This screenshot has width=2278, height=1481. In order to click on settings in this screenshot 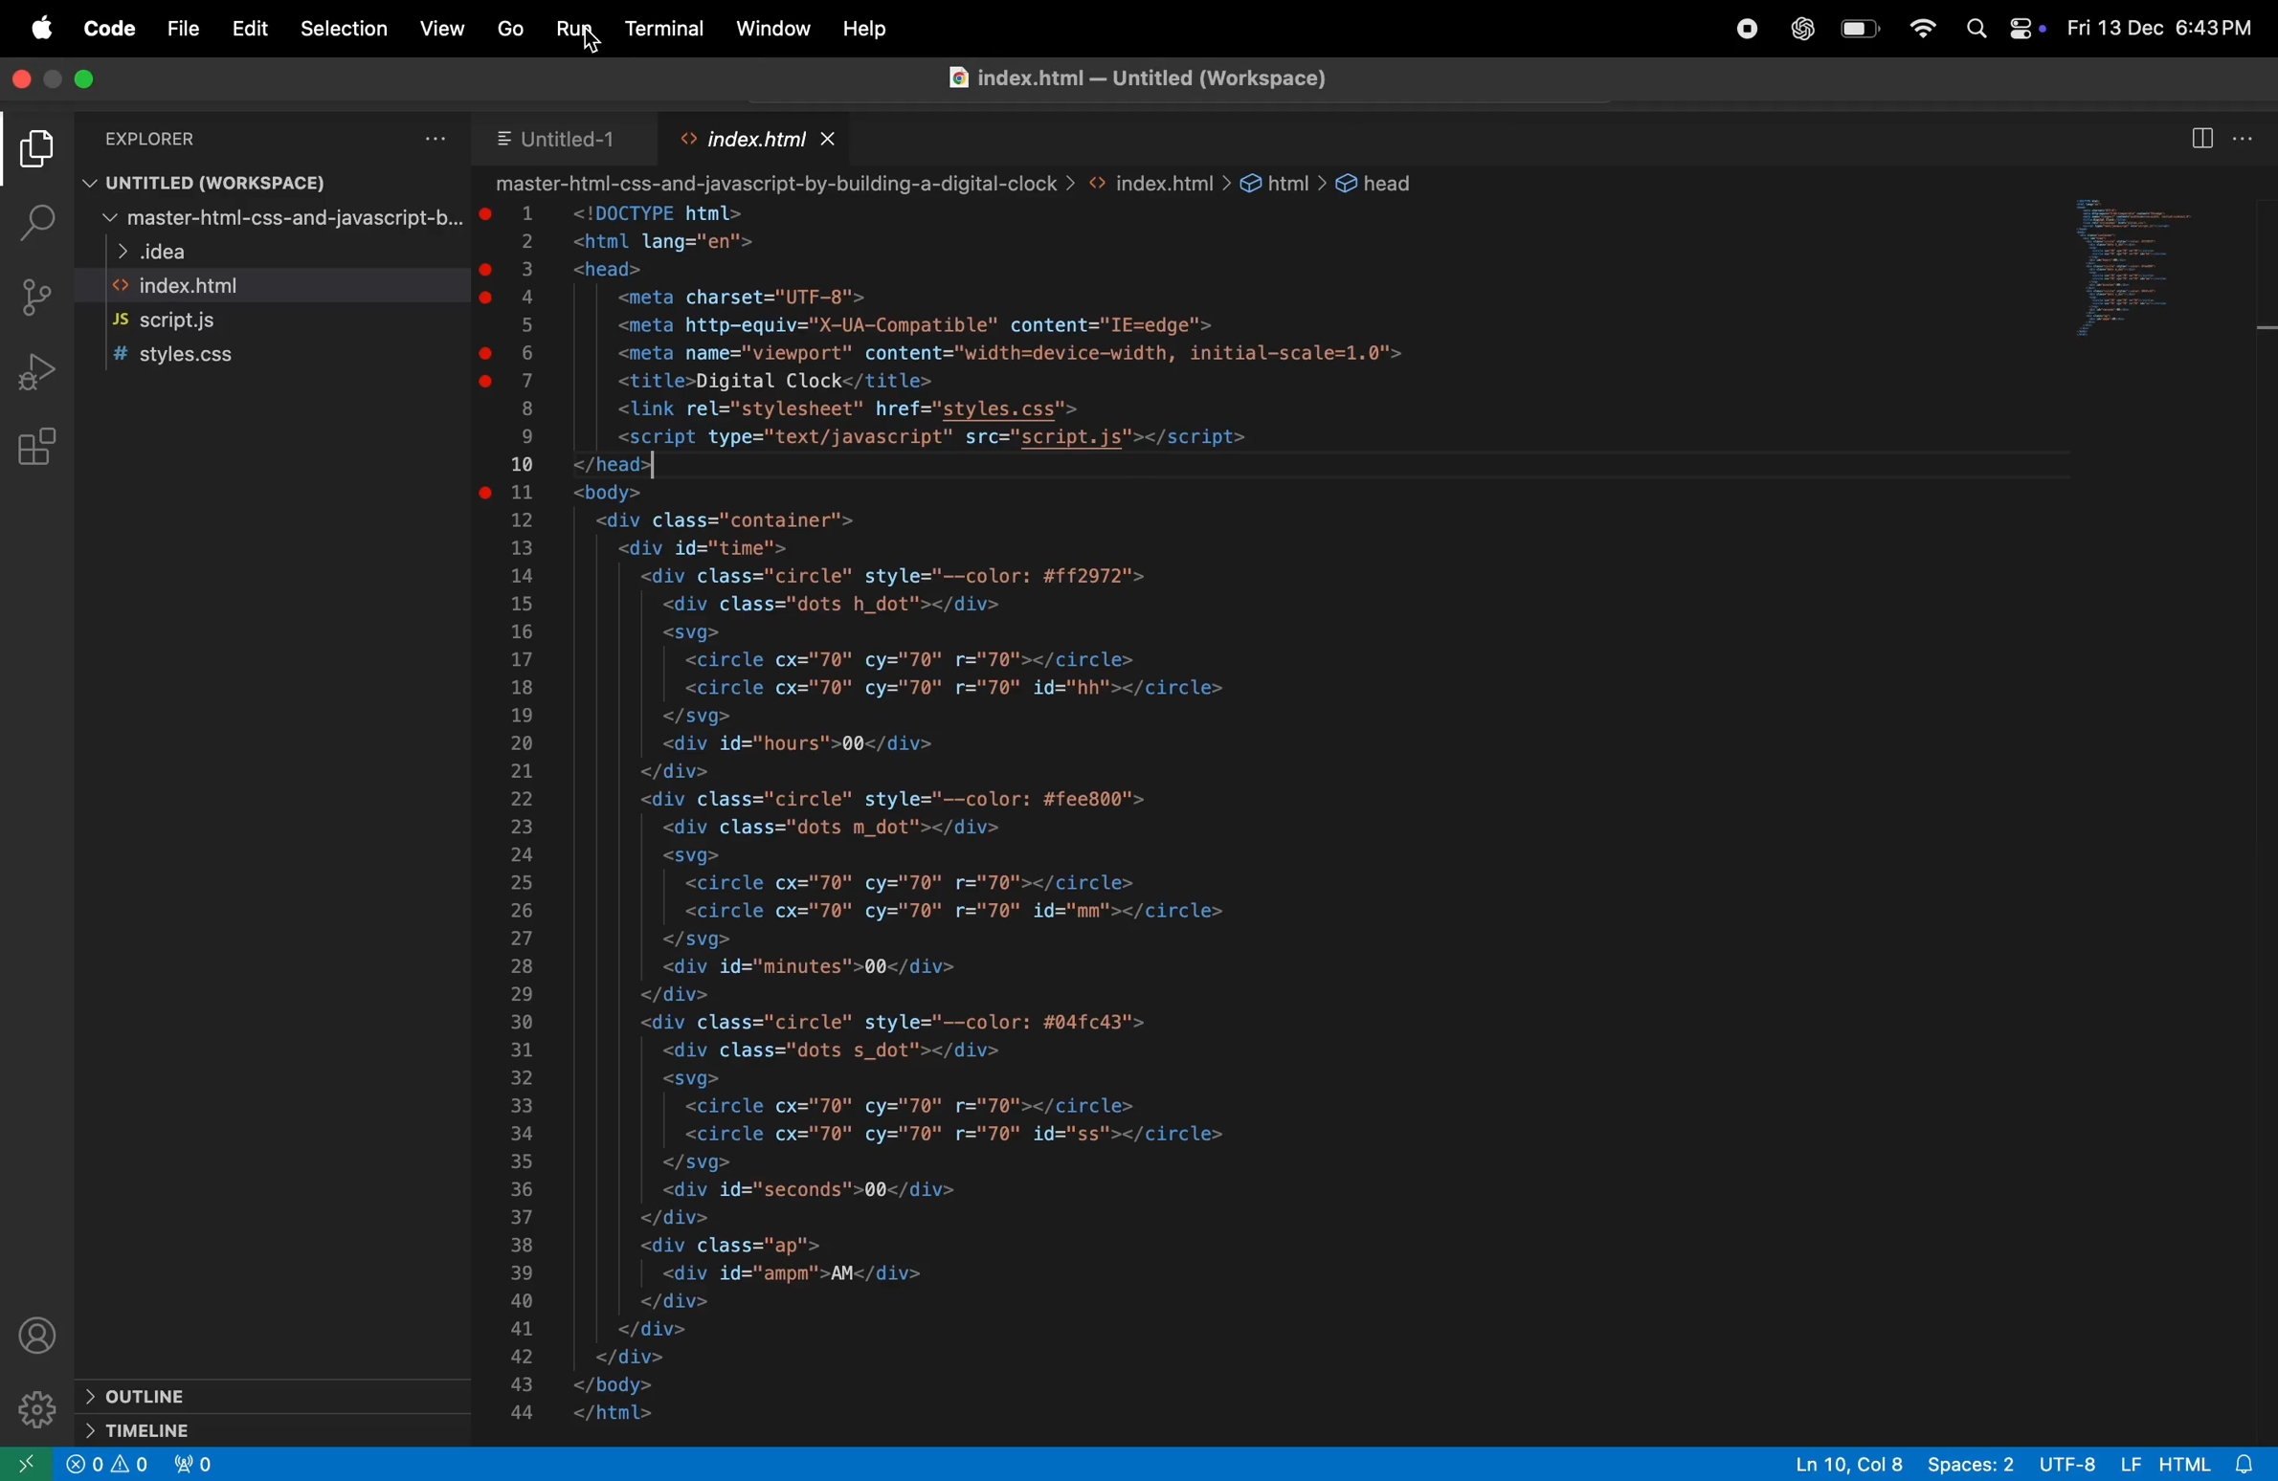, I will do `click(34, 1409)`.